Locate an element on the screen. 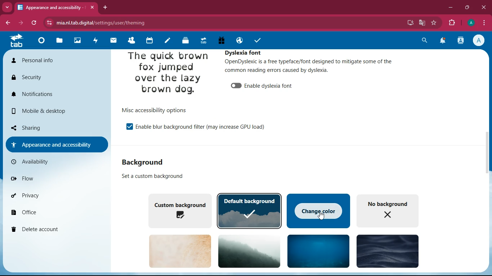 The height and width of the screenshot is (276, 492). more is located at coordinates (7, 7).